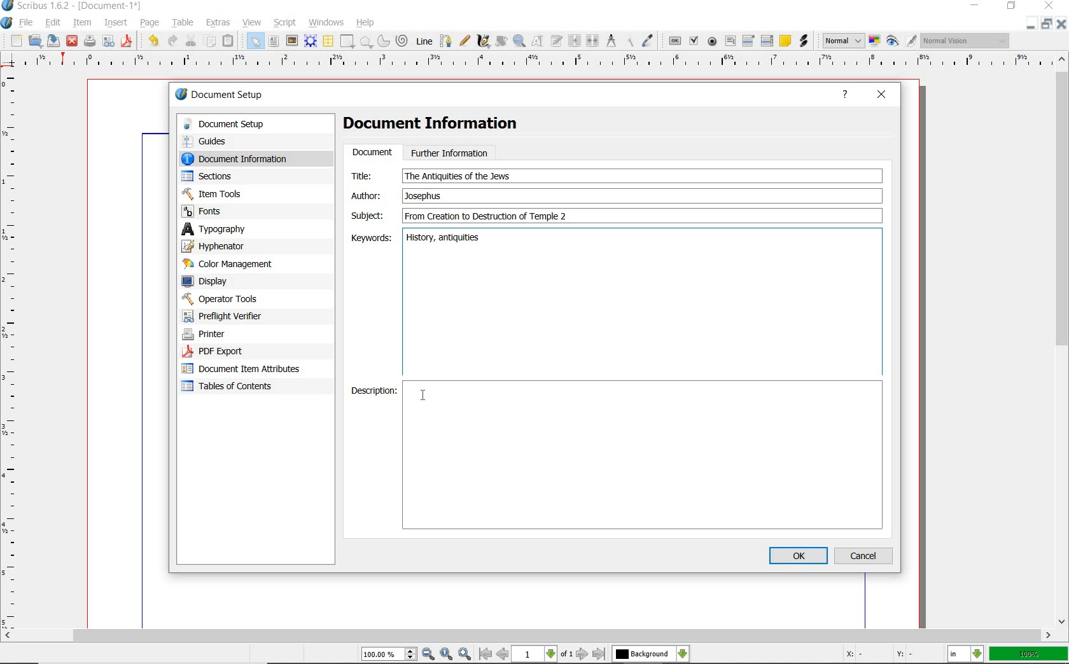 Image resolution: width=1069 pixels, height=664 pixels. I want to click on Line, so click(424, 41).